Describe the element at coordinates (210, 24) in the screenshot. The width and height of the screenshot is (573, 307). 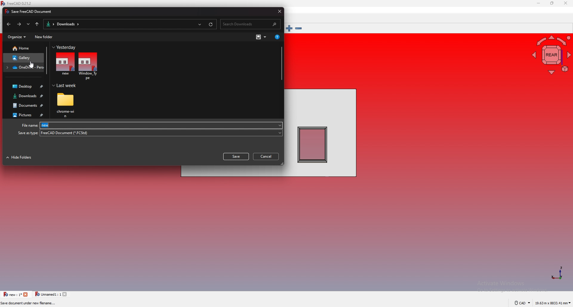
I see `refresh` at that location.